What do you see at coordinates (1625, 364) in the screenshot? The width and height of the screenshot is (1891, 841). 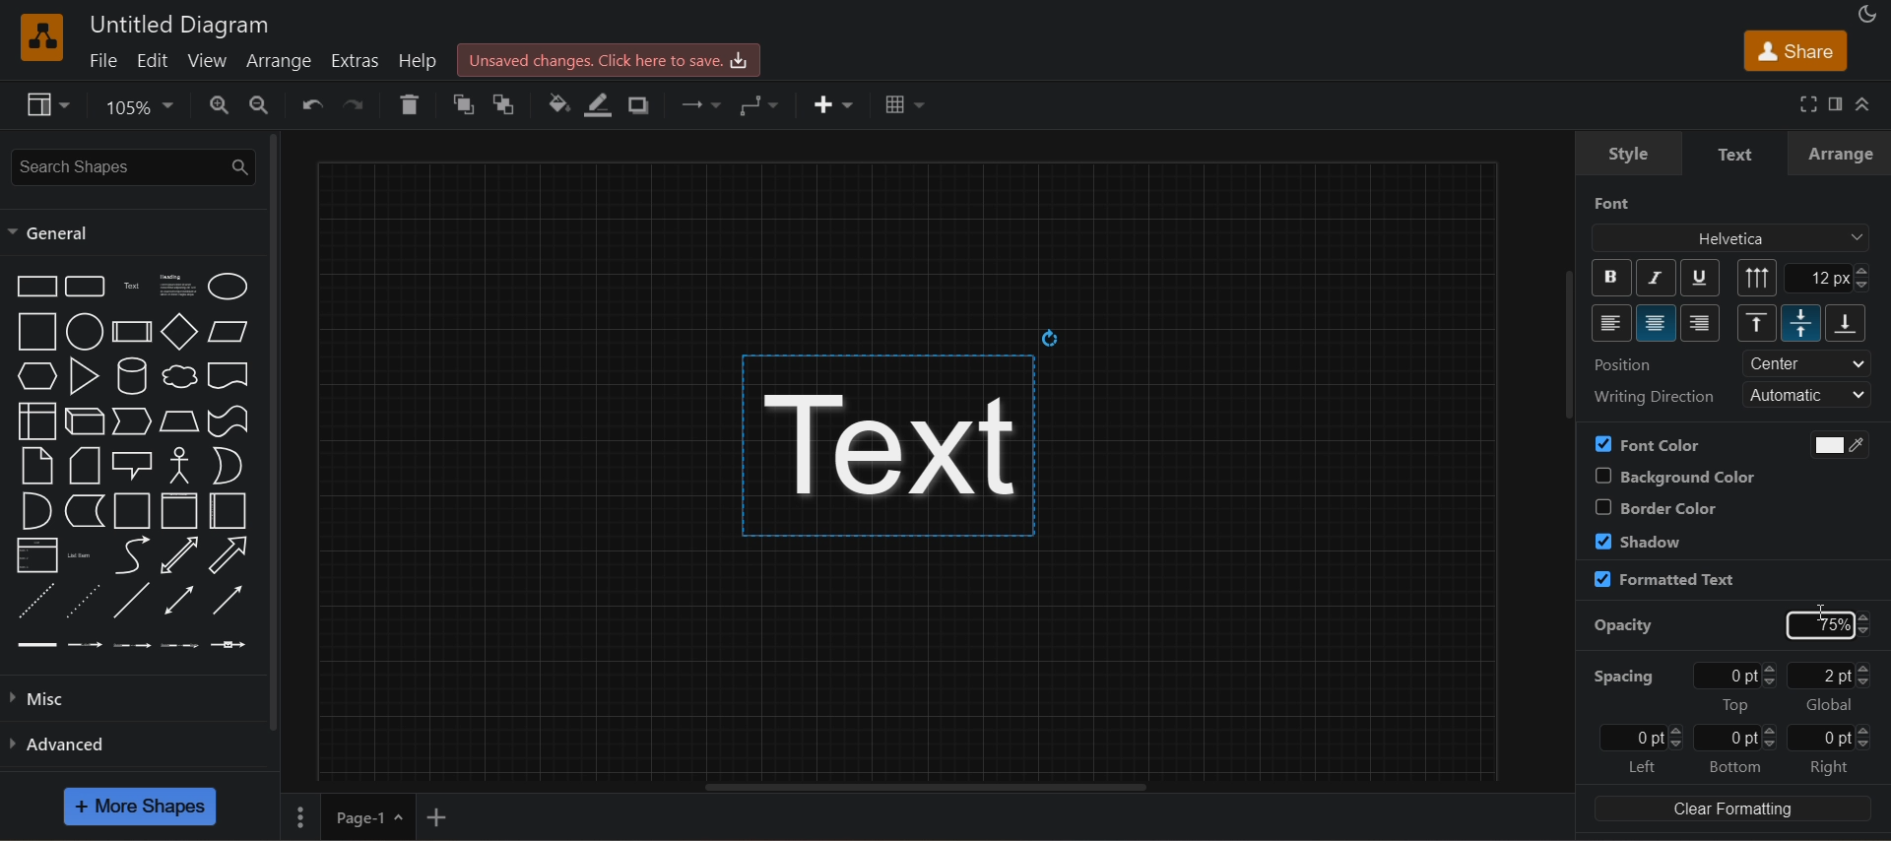 I see `position` at bounding box center [1625, 364].